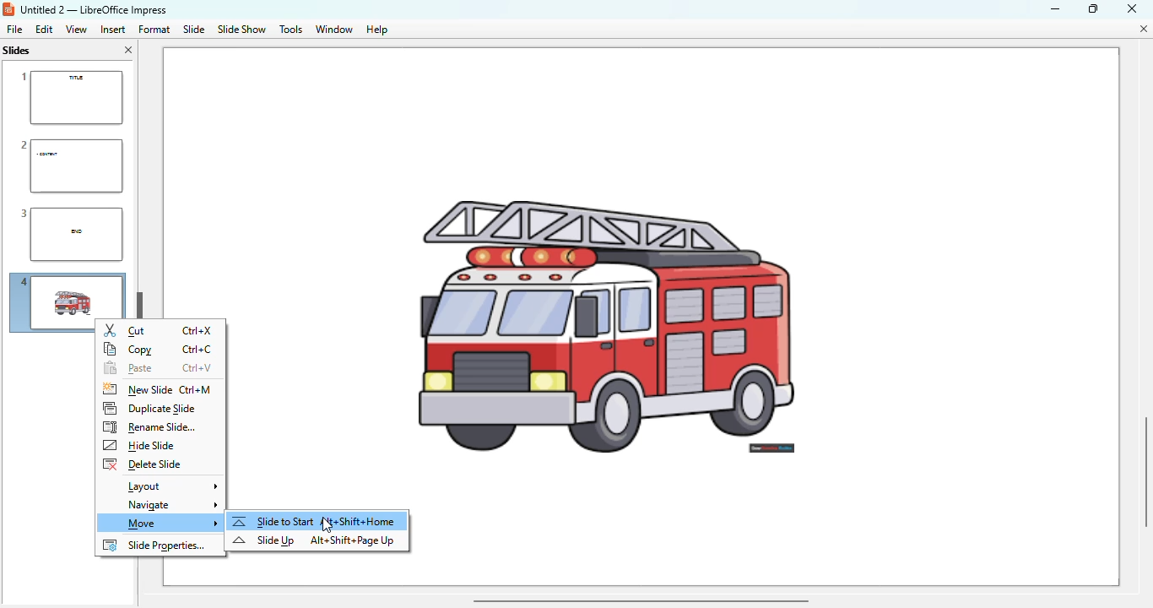  What do you see at coordinates (377, 30) in the screenshot?
I see `help` at bounding box center [377, 30].